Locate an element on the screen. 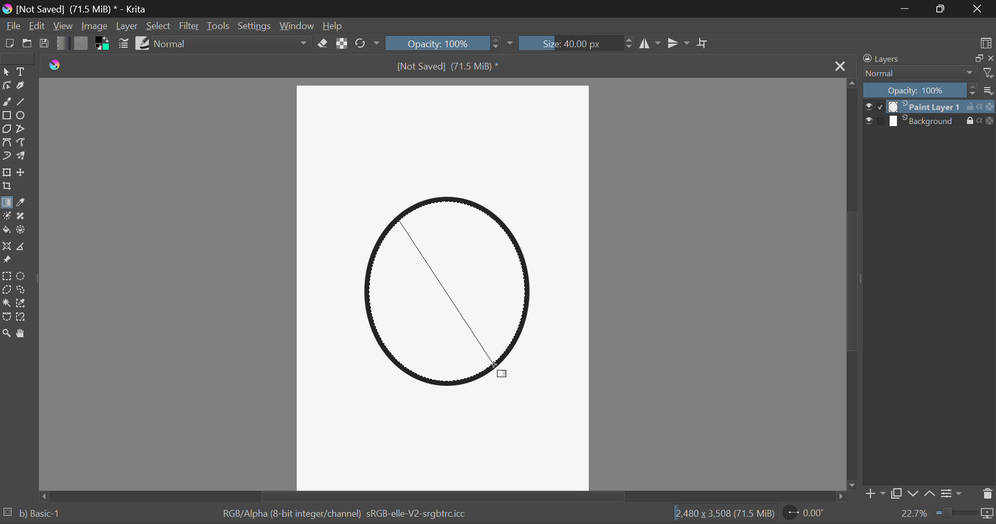 This screenshot has height=524, width=996. more is located at coordinates (988, 91).